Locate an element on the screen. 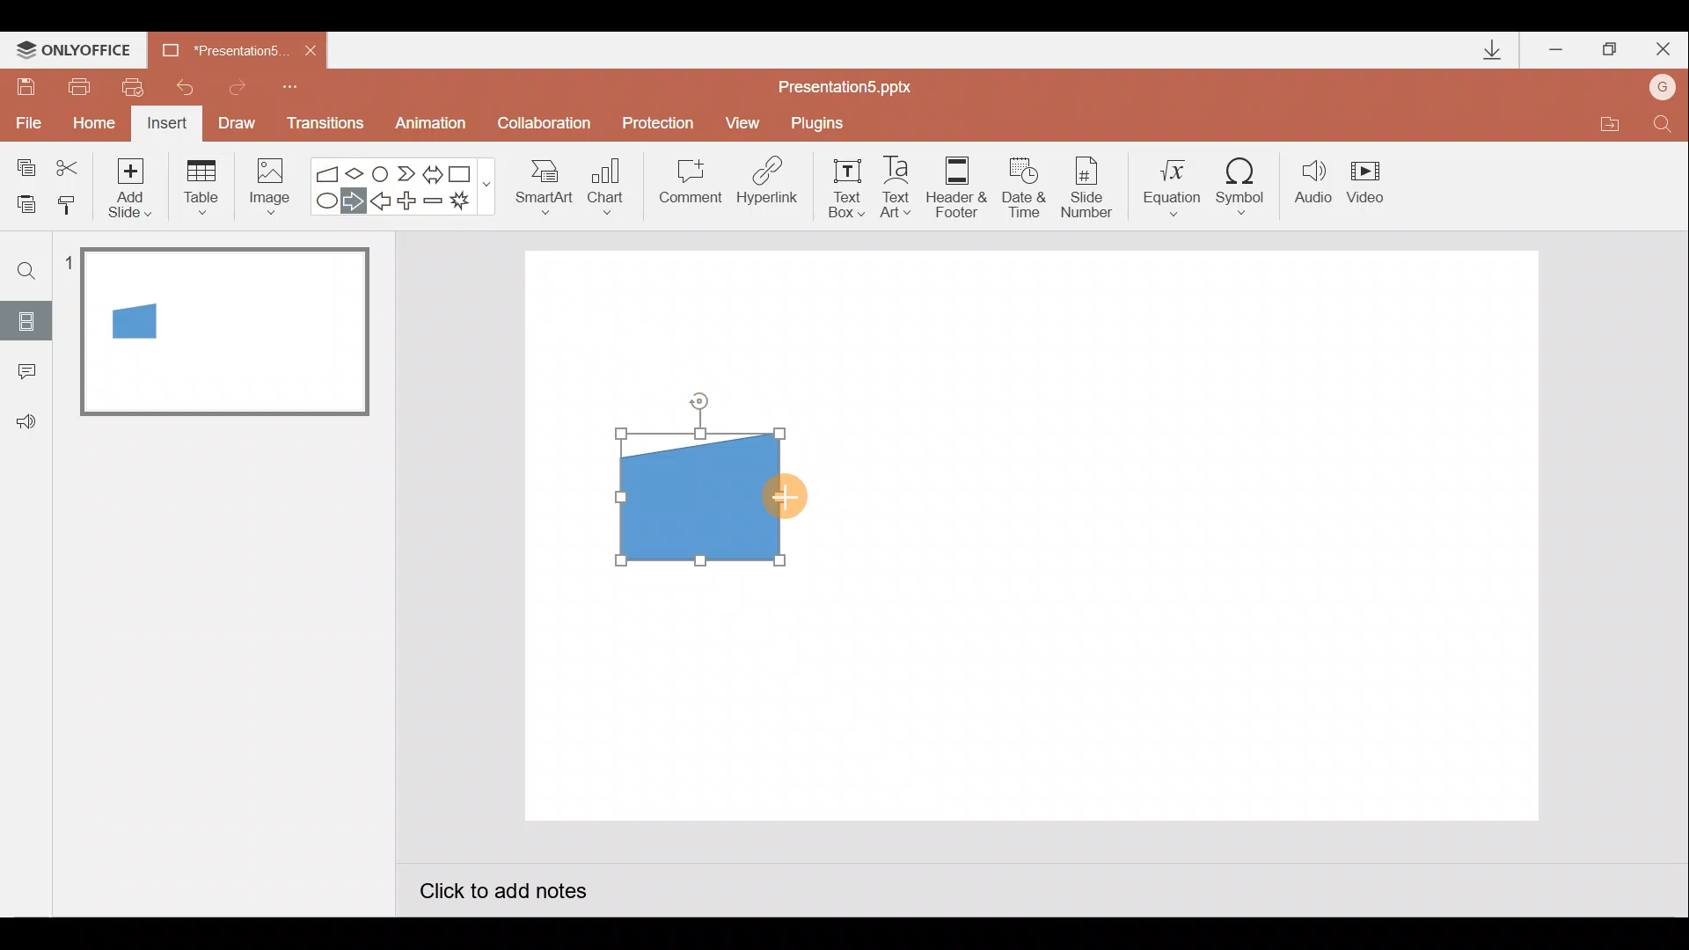  ONLYOFFICE is located at coordinates (77, 50).